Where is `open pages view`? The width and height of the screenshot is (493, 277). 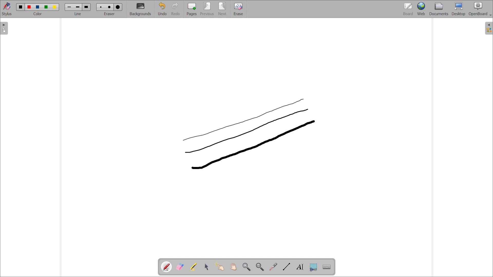 open pages view is located at coordinates (4, 28).